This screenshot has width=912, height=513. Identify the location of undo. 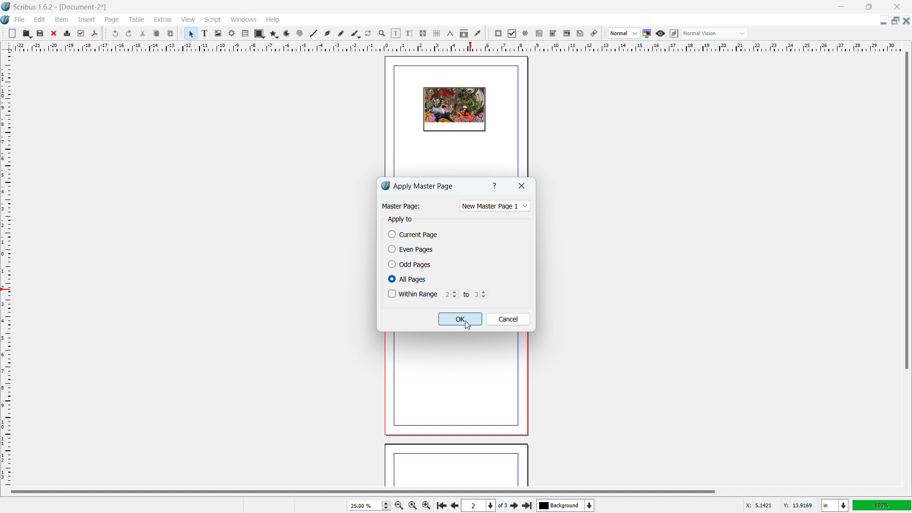
(116, 33).